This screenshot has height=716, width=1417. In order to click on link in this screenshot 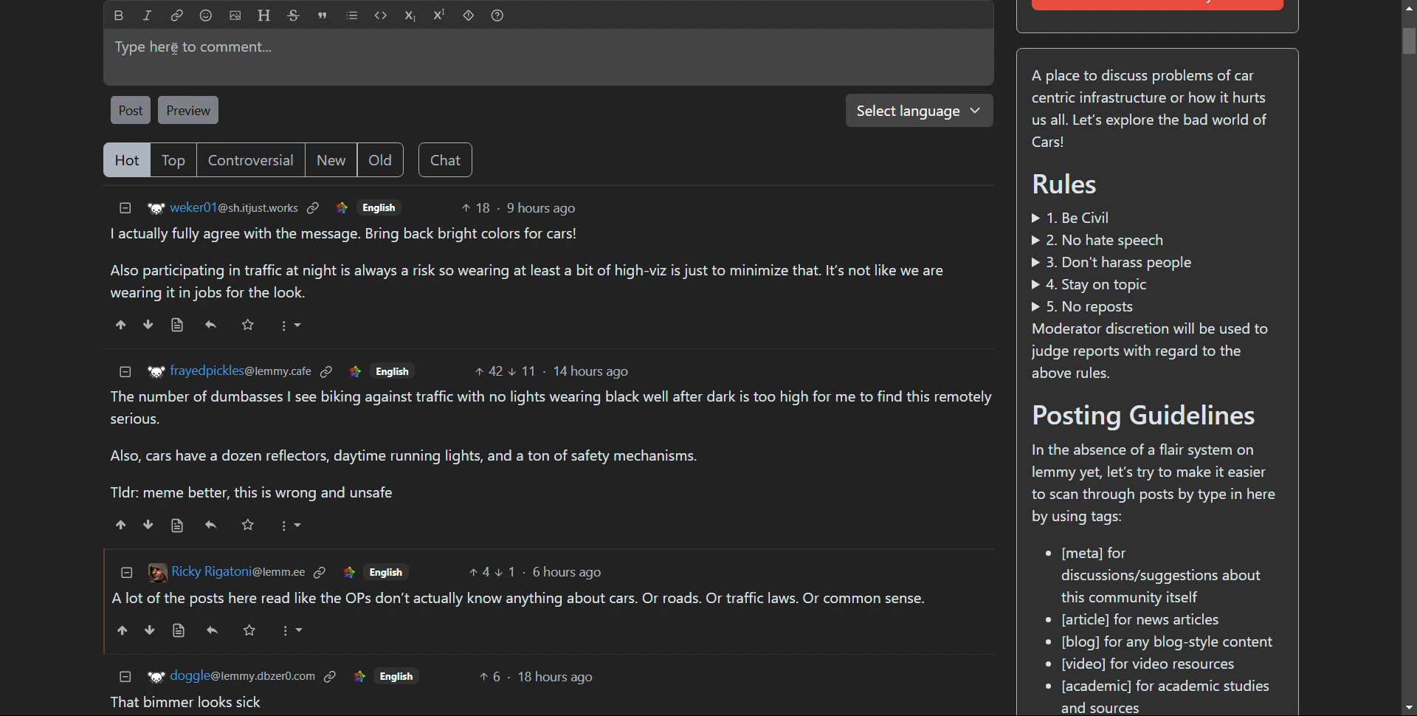, I will do `click(349, 571)`.